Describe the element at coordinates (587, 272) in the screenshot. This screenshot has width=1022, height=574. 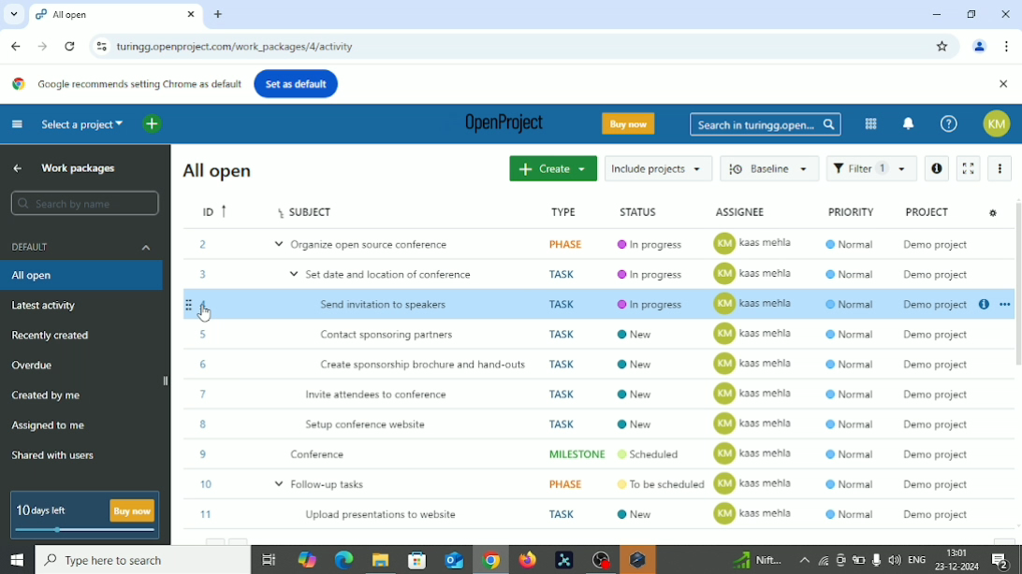
I see `task:  Set date and location of conference` at that location.